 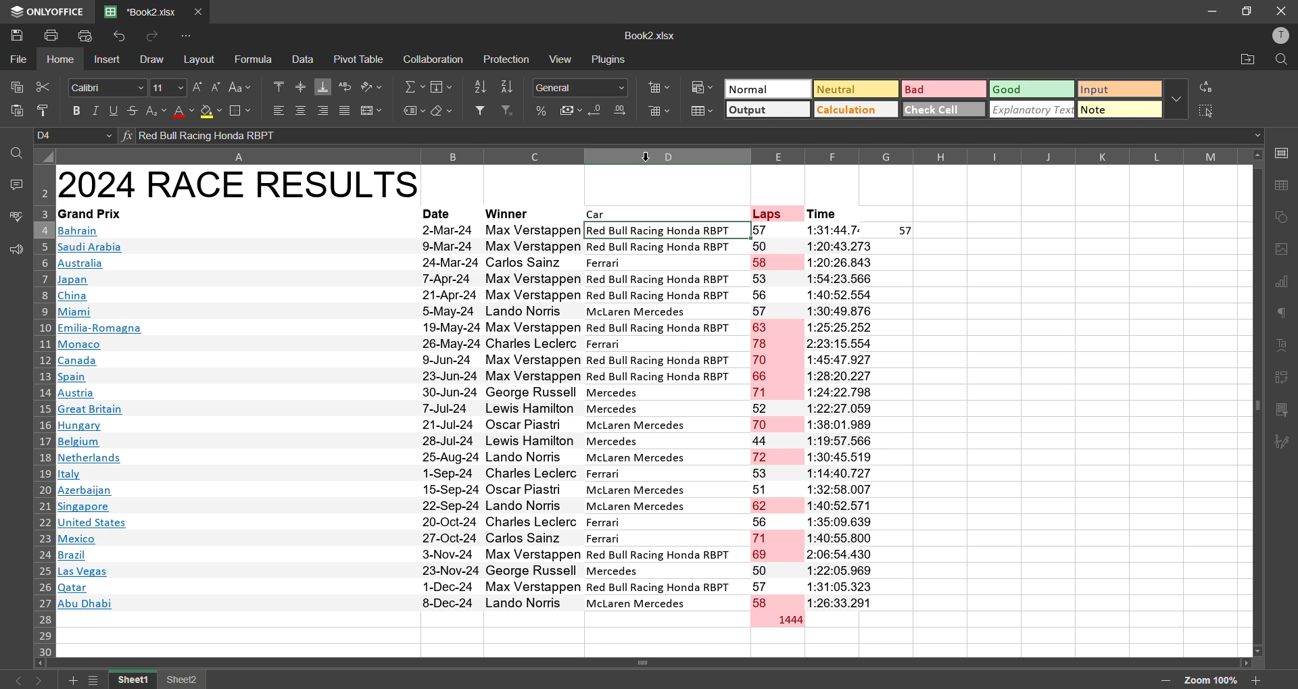 What do you see at coordinates (370, 86) in the screenshot?
I see `orientation` at bounding box center [370, 86].